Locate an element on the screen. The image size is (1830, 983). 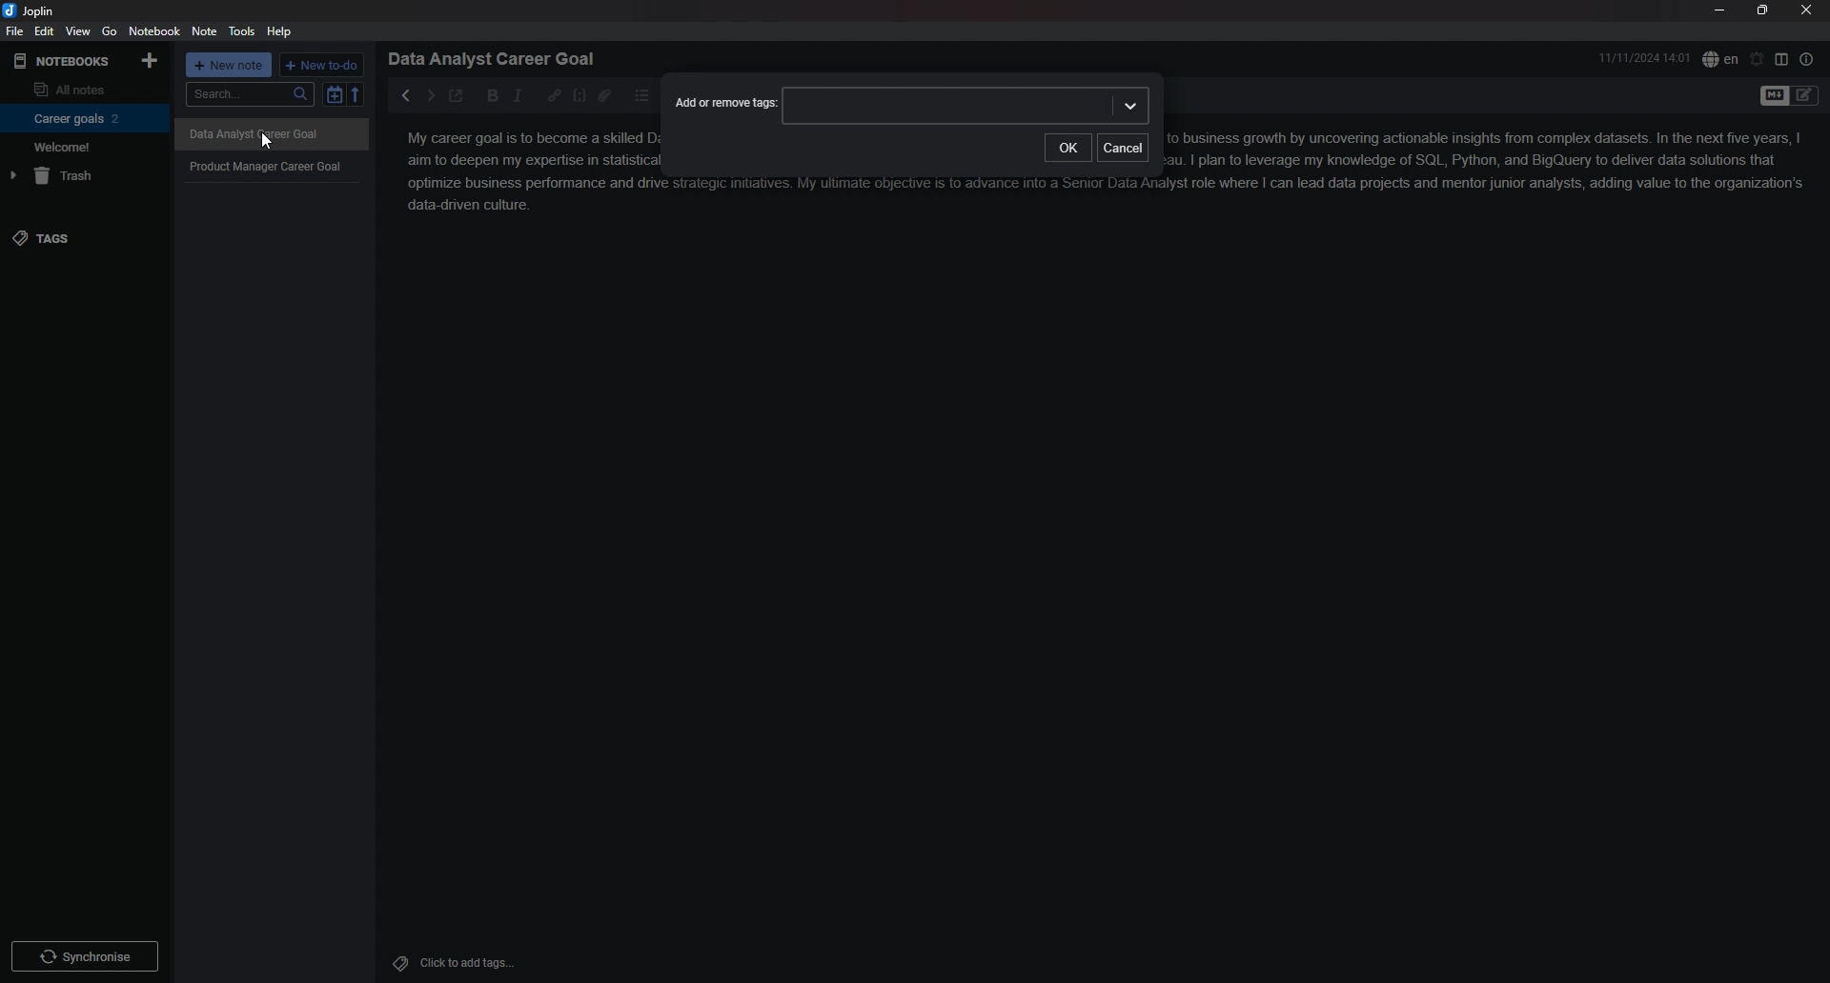
add or remove tags is located at coordinates (726, 104).